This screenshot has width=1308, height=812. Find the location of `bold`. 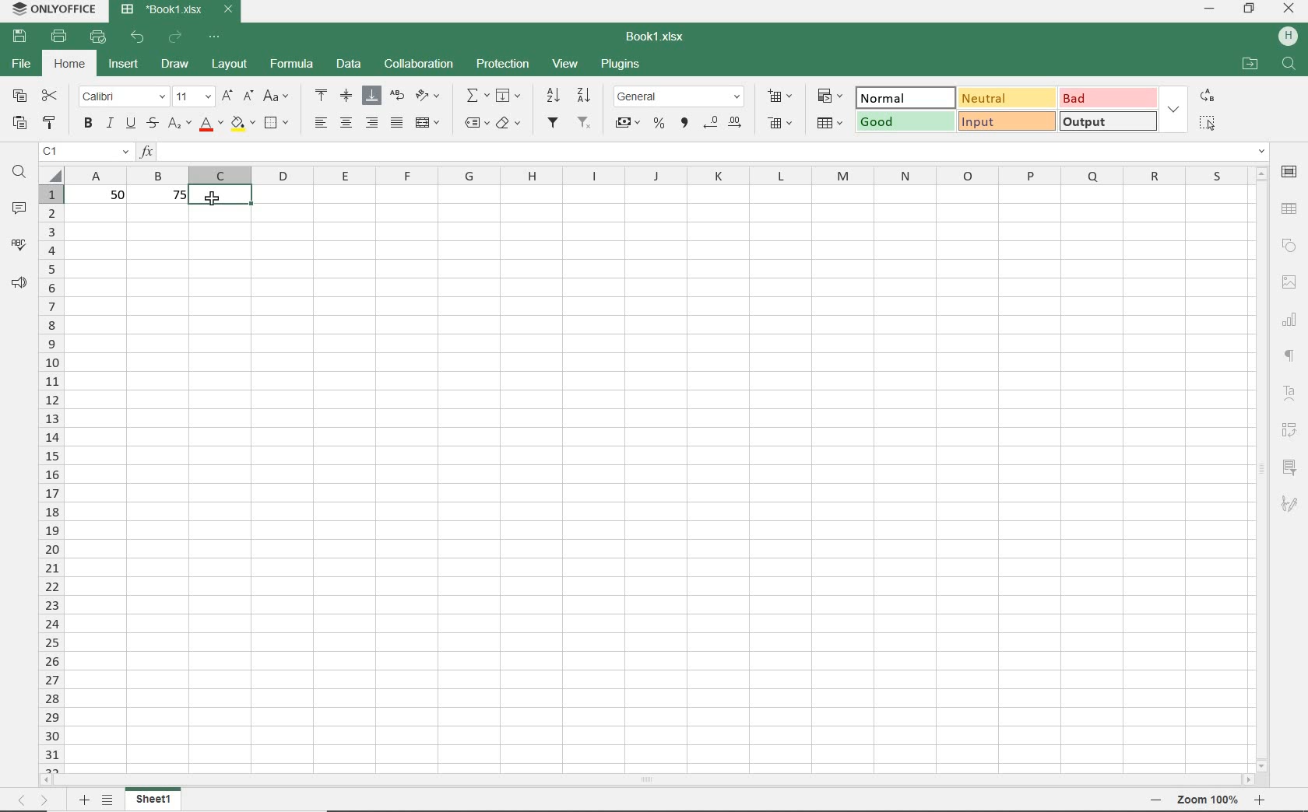

bold is located at coordinates (87, 124).